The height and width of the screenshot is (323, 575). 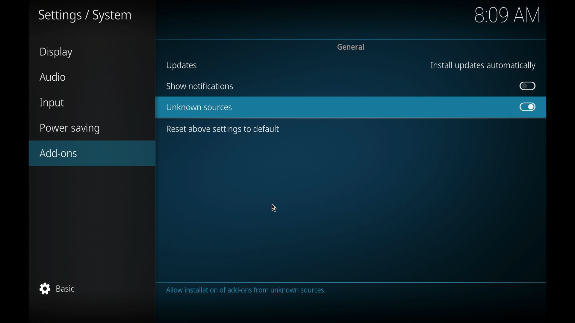 I want to click on cursor, so click(x=274, y=209).